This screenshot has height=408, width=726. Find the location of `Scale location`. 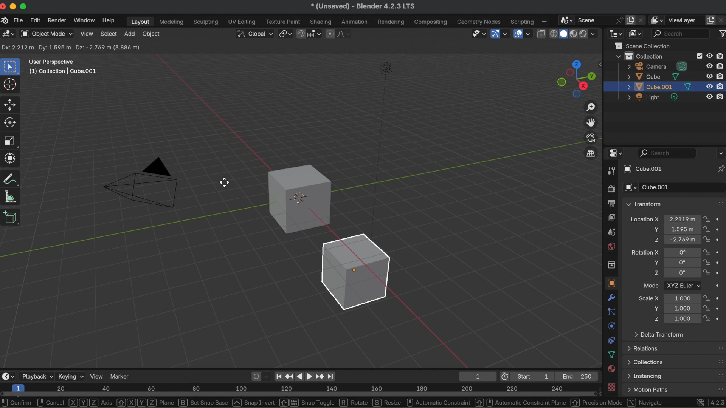

Scale location is located at coordinates (681, 298).